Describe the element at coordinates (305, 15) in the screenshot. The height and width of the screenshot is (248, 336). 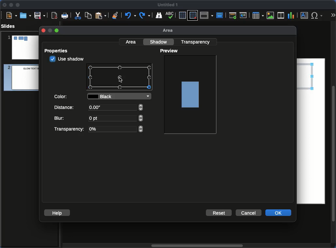
I see `Textbox` at that location.